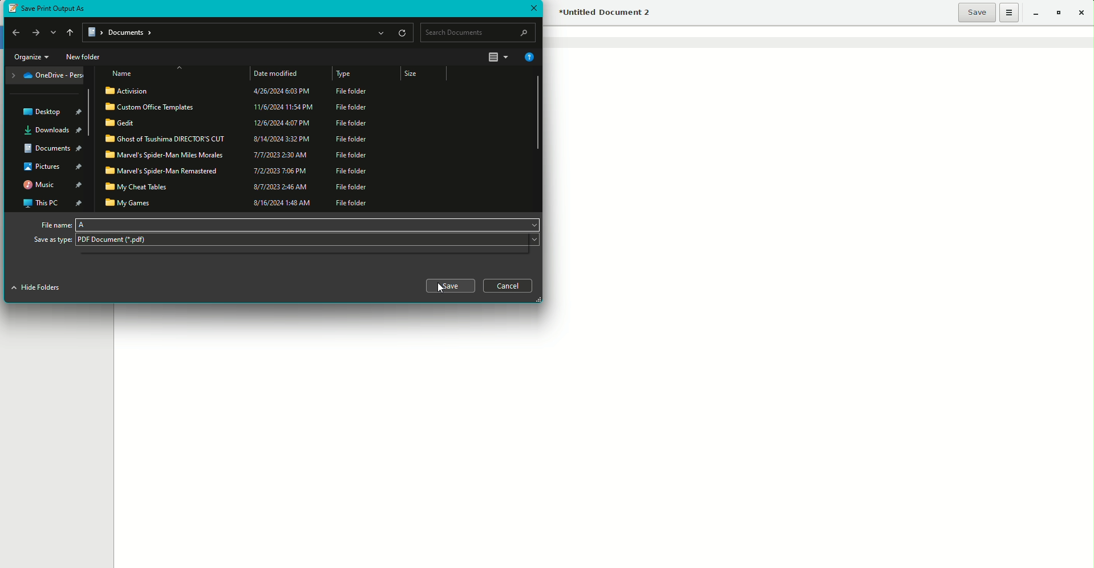 Image resolution: width=1094 pixels, height=568 pixels. What do you see at coordinates (286, 241) in the screenshot?
I see `Save as type - PDF` at bounding box center [286, 241].